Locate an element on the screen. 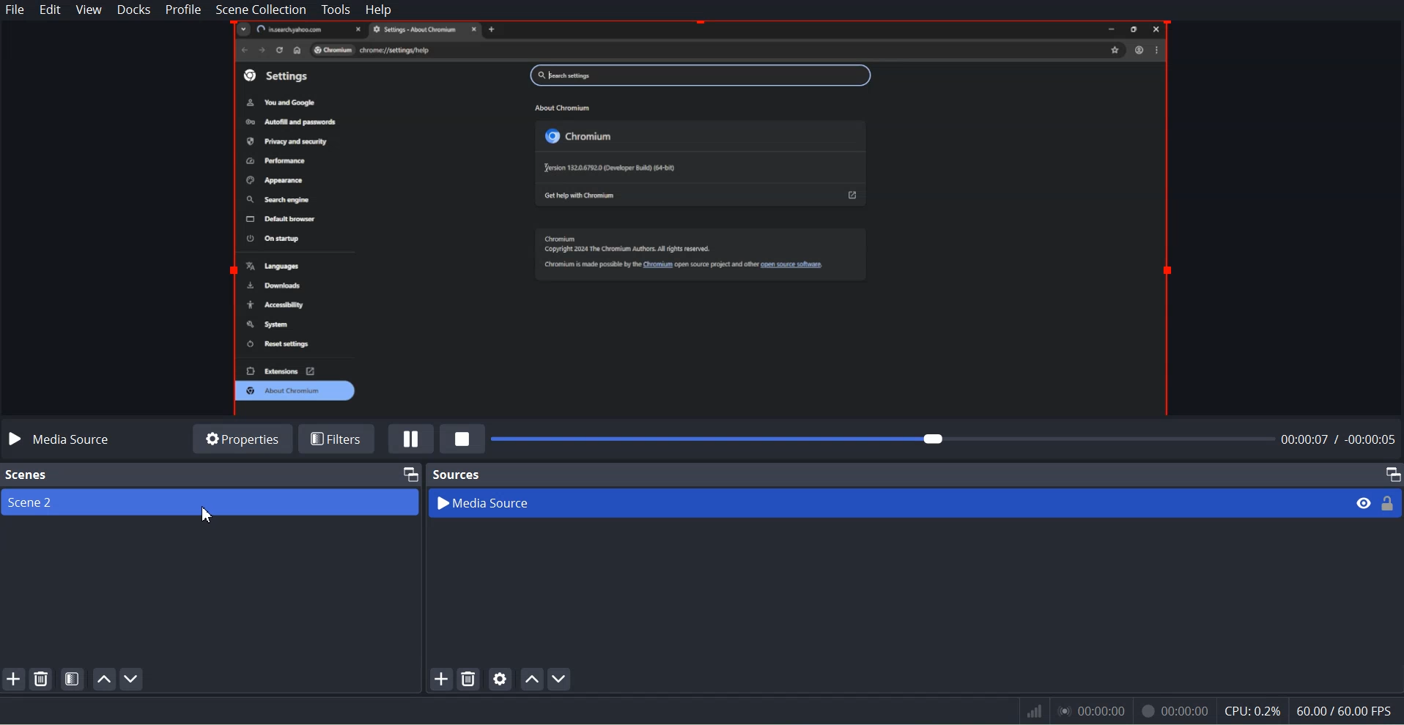 This screenshot has width=1404, height=725. Profile is located at coordinates (183, 10).